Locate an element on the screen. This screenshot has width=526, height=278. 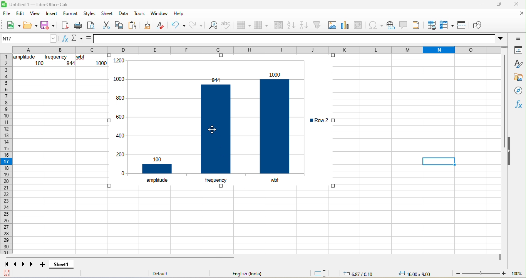
header and footer is located at coordinates (418, 26).